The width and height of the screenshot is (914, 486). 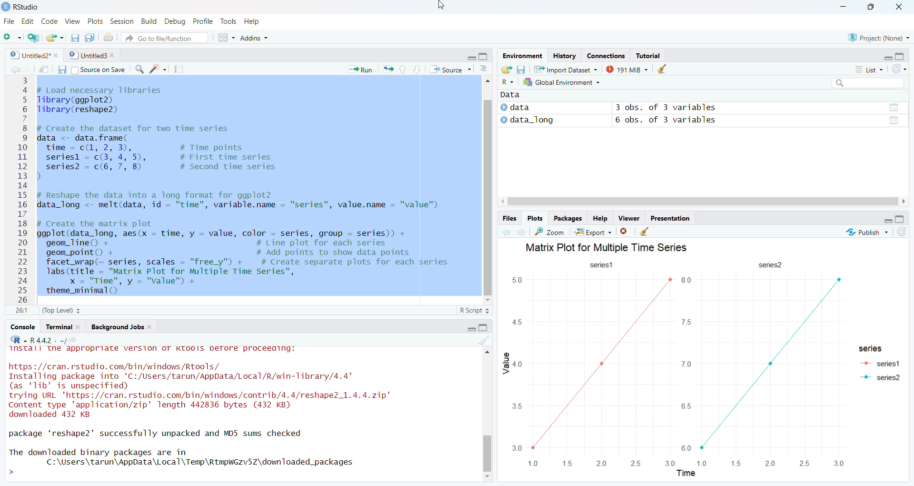 What do you see at coordinates (604, 264) in the screenshot?
I see `series1` at bounding box center [604, 264].